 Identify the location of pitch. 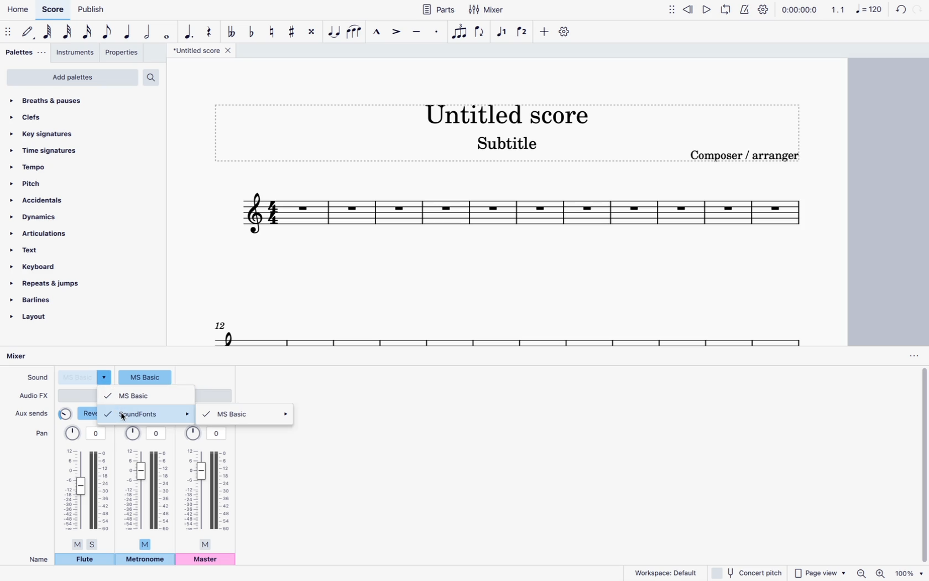
(51, 183).